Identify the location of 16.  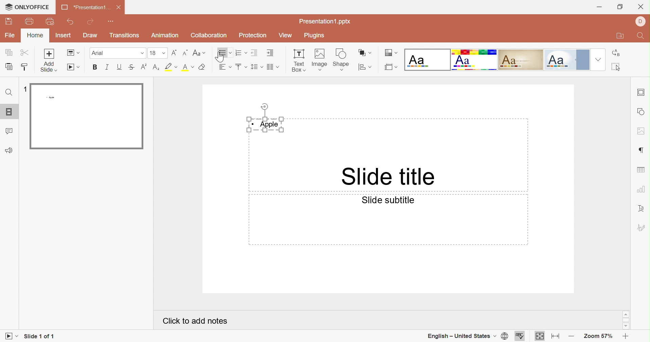
(154, 53).